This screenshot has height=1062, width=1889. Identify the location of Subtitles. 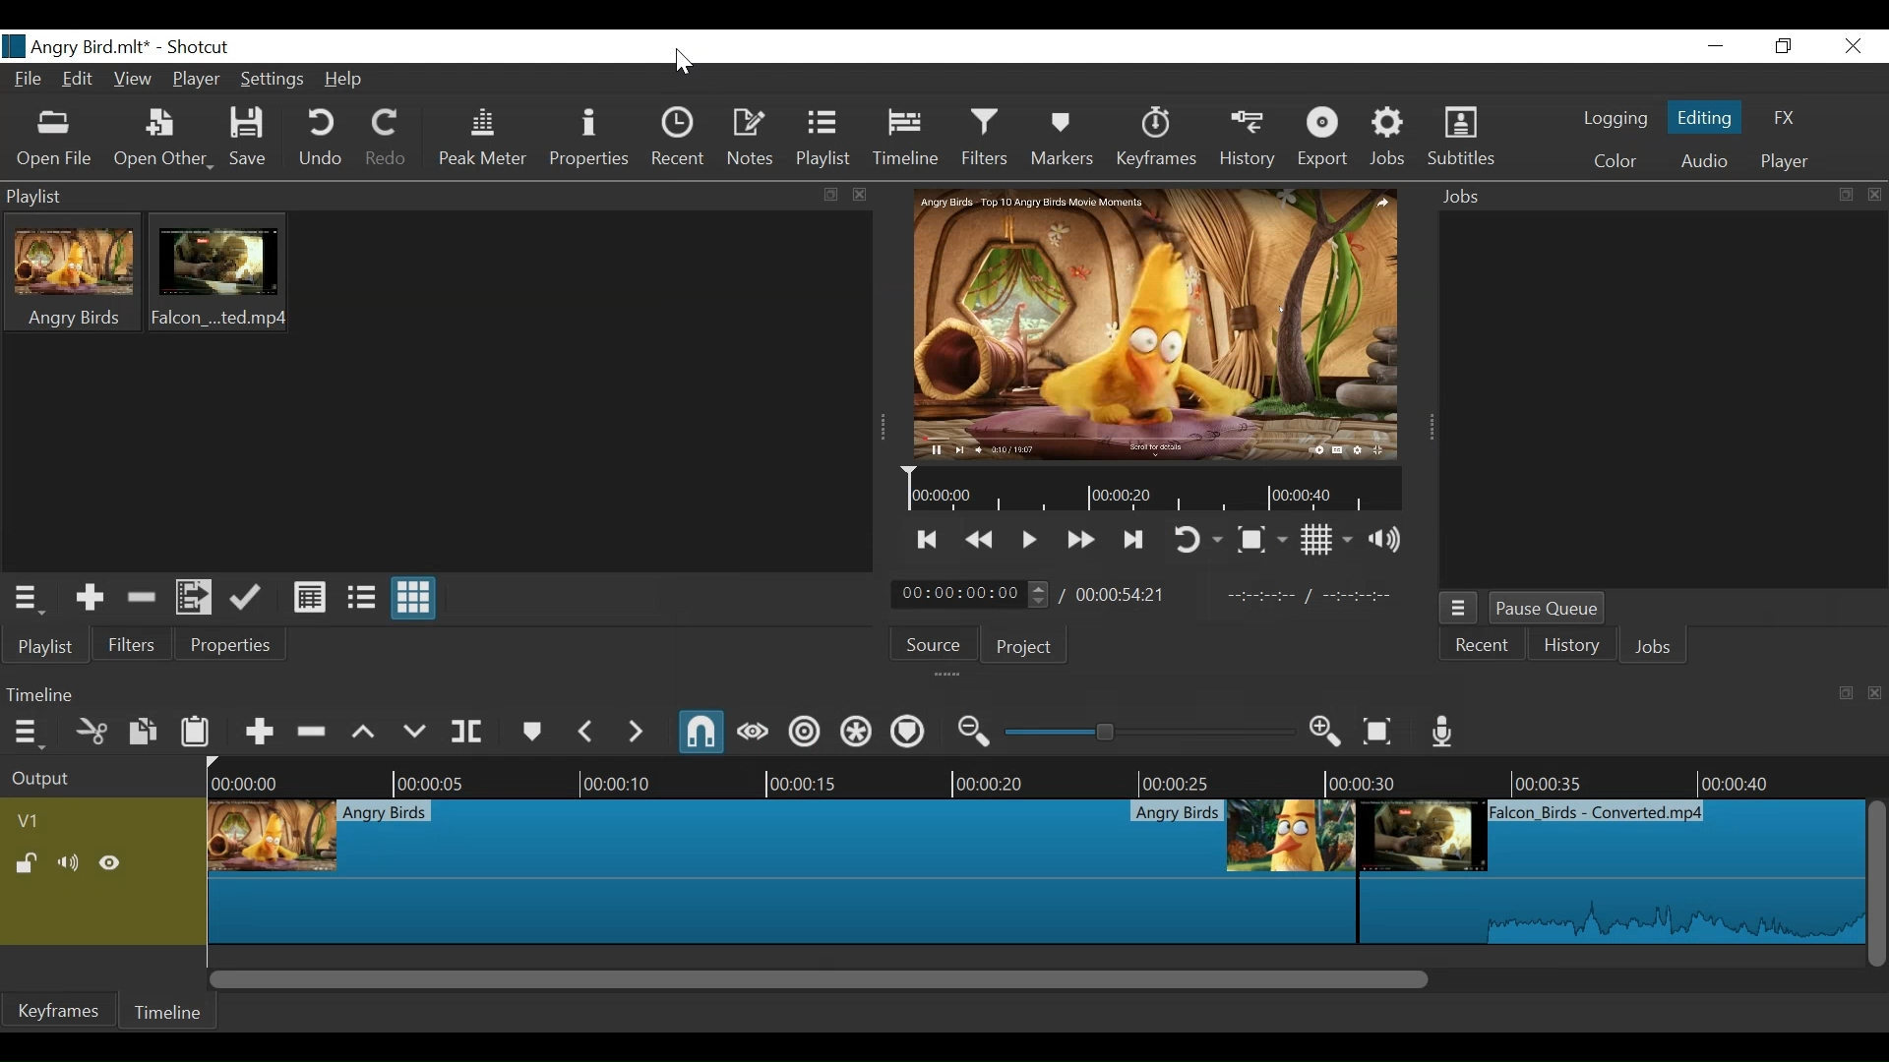
(1462, 137).